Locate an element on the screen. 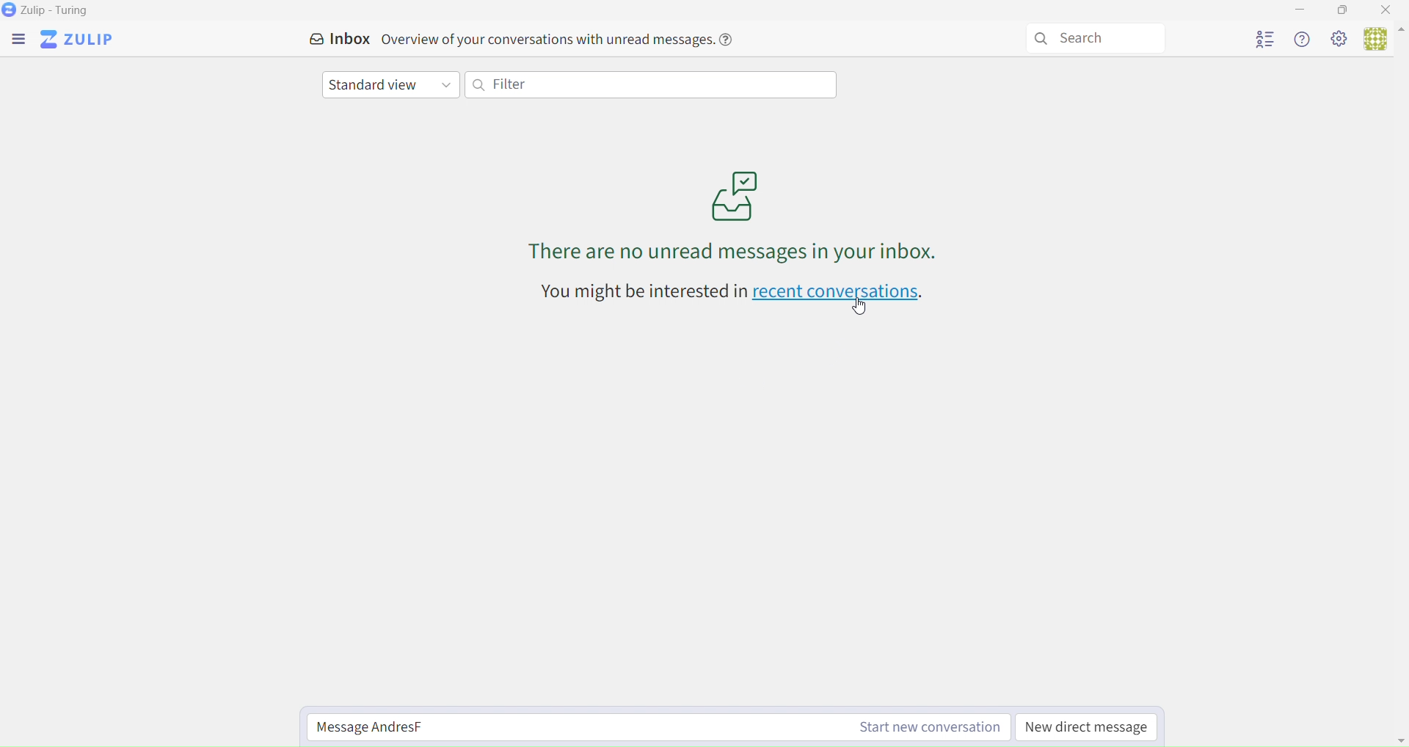 This screenshot has width=1409, height=747. Search is located at coordinates (1095, 38).